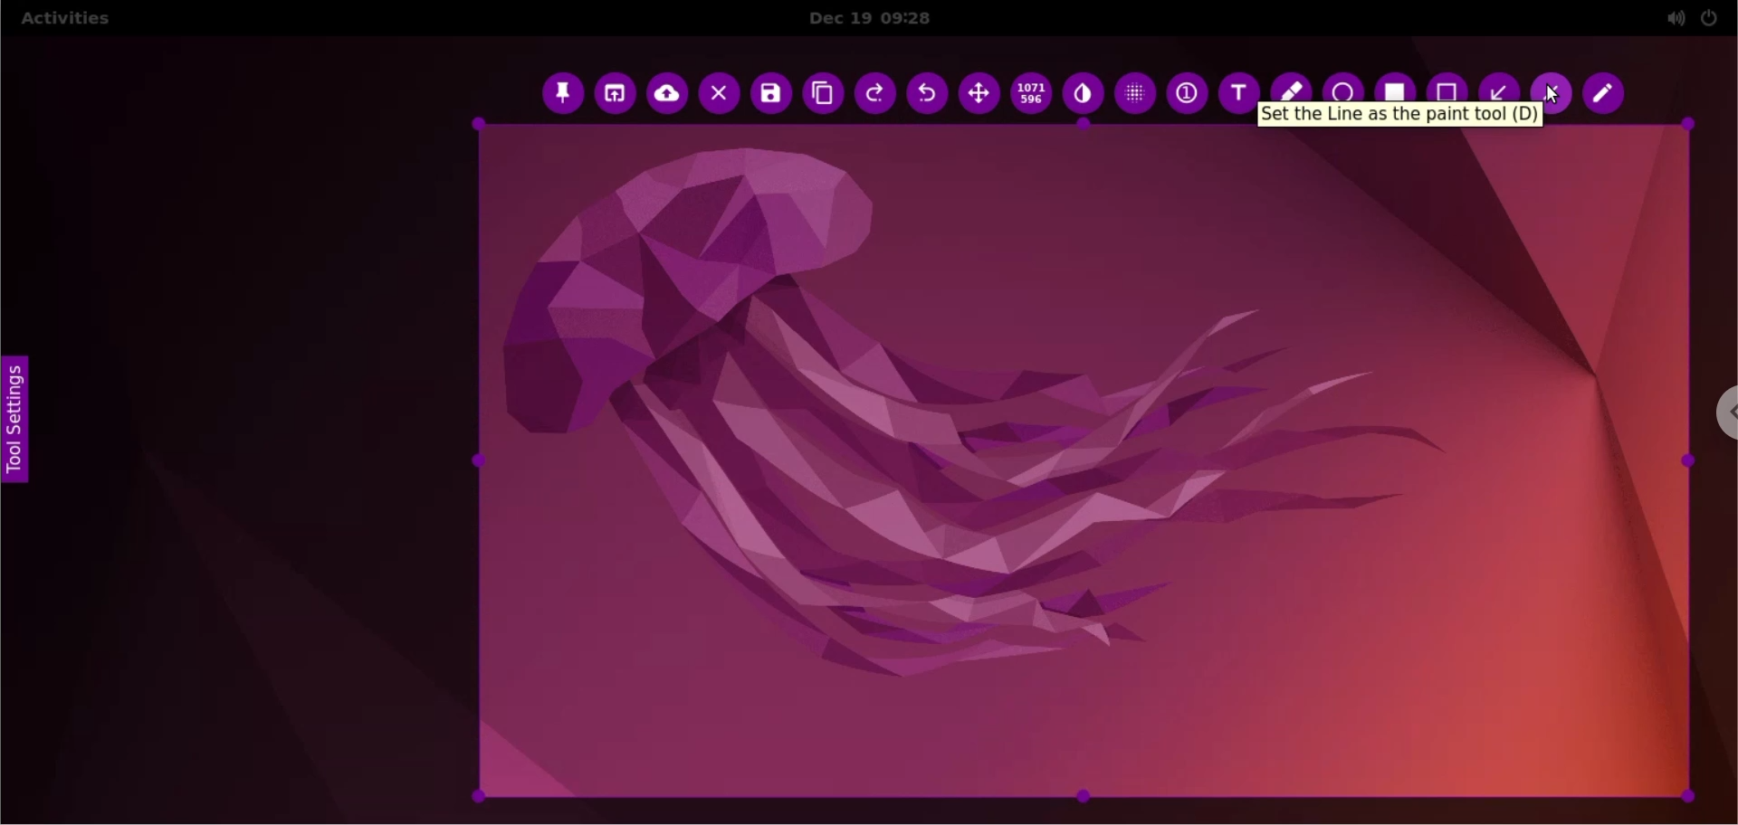 The height and width of the screenshot is (825, 1738). What do you see at coordinates (1717, 414) in the screenshot?
I see `chrome options` at bounding box center [1717, 414].